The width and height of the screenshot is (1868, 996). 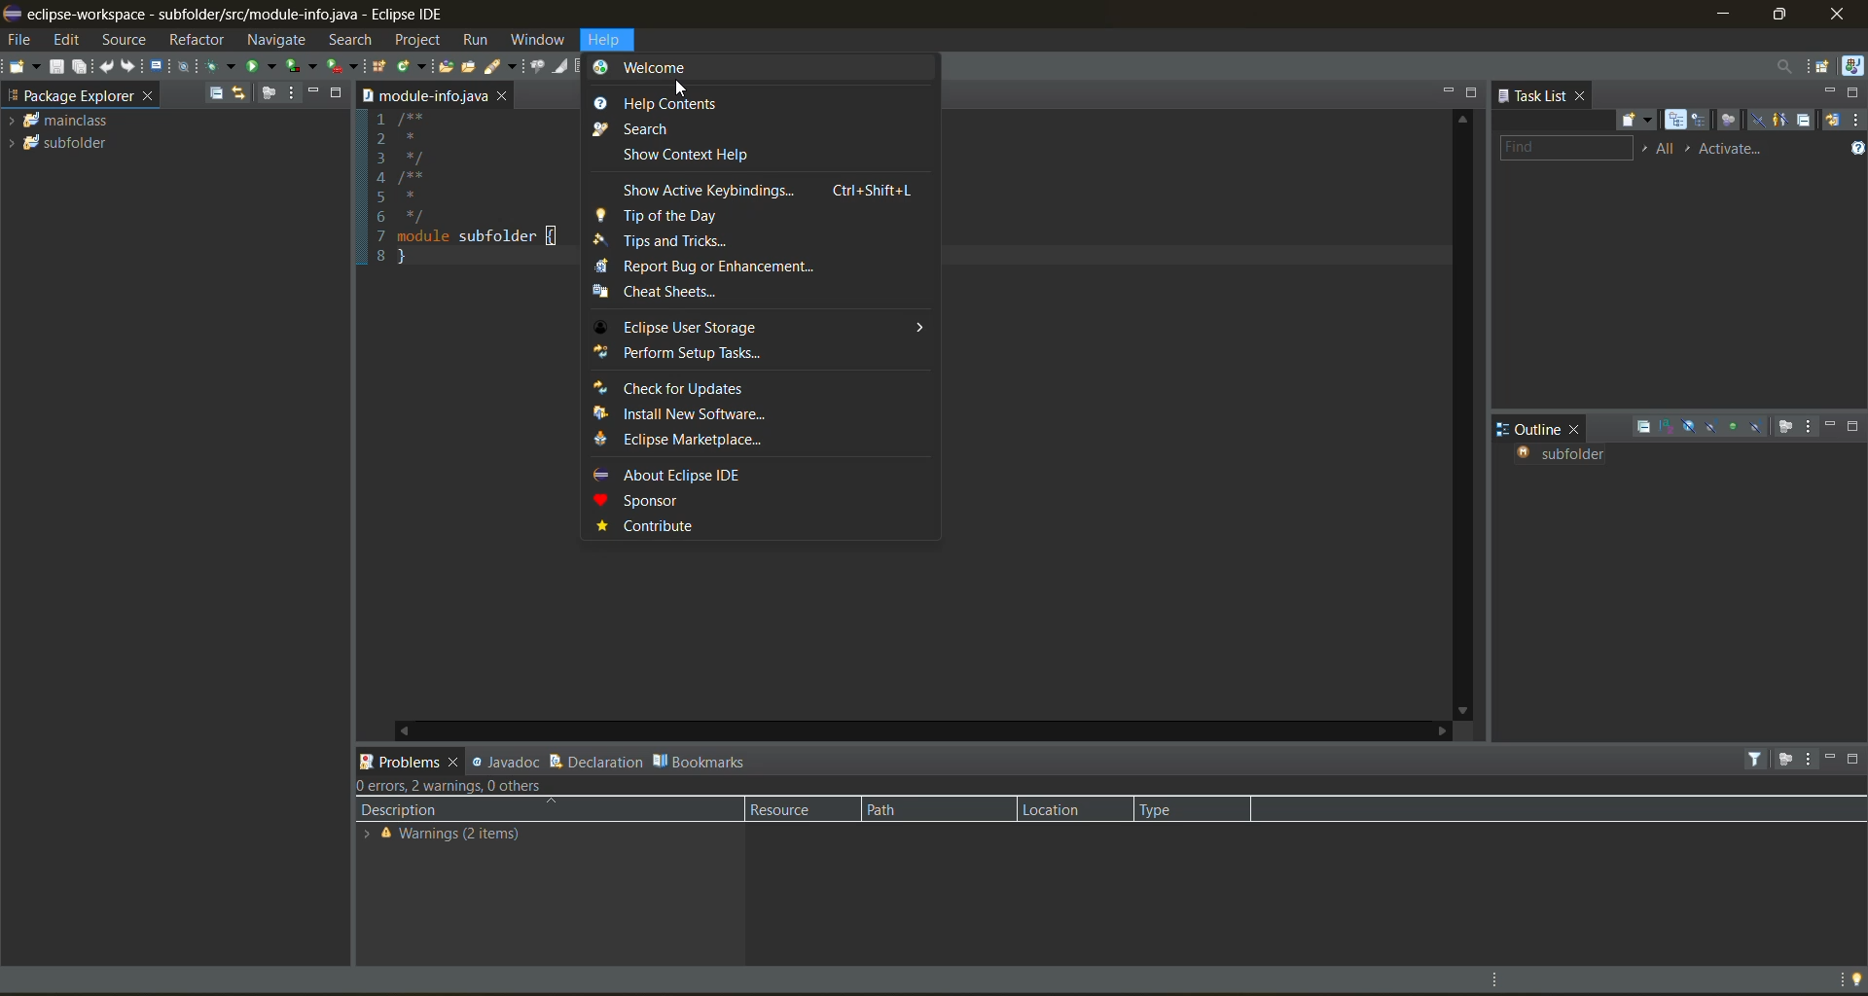 What do you see at coordinates (151, 97) in the screenshot?
I see `close` at bounding box center [151, 97].